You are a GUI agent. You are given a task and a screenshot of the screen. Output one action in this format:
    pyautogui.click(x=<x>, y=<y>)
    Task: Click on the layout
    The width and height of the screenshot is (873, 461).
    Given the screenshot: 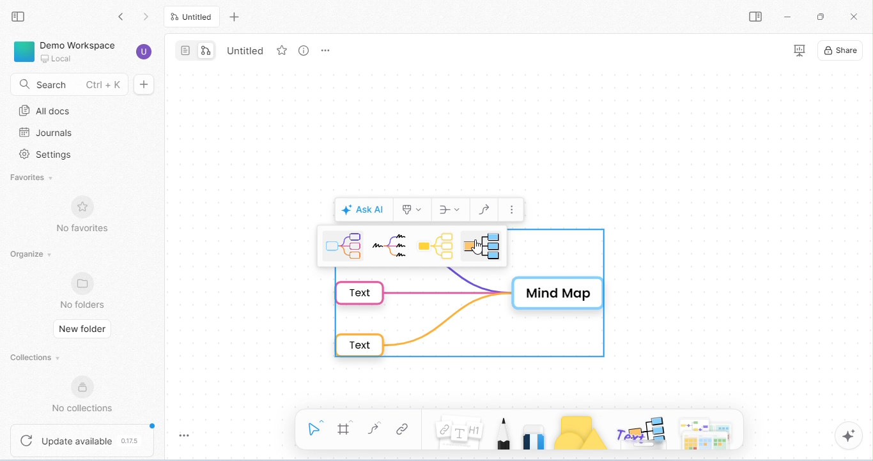 What is the action you would take?
    pyautogui.click(x=449, y=210)
    